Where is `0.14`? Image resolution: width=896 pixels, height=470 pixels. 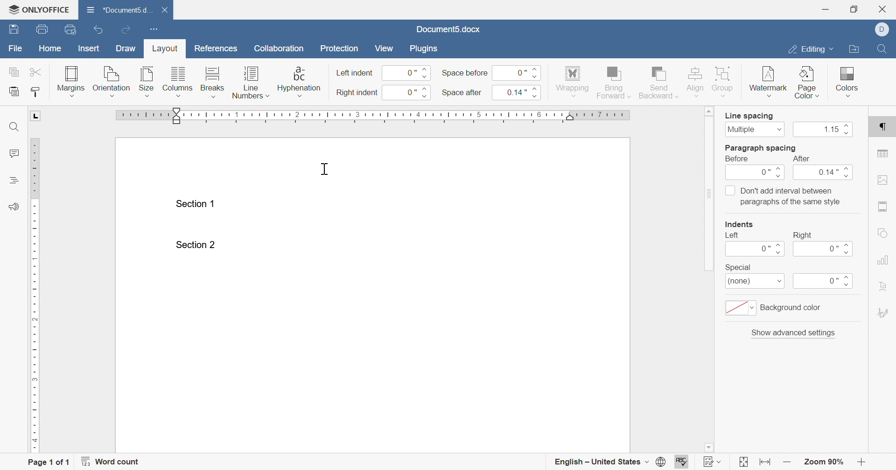 0.14 is located at coordinates (825, 173).